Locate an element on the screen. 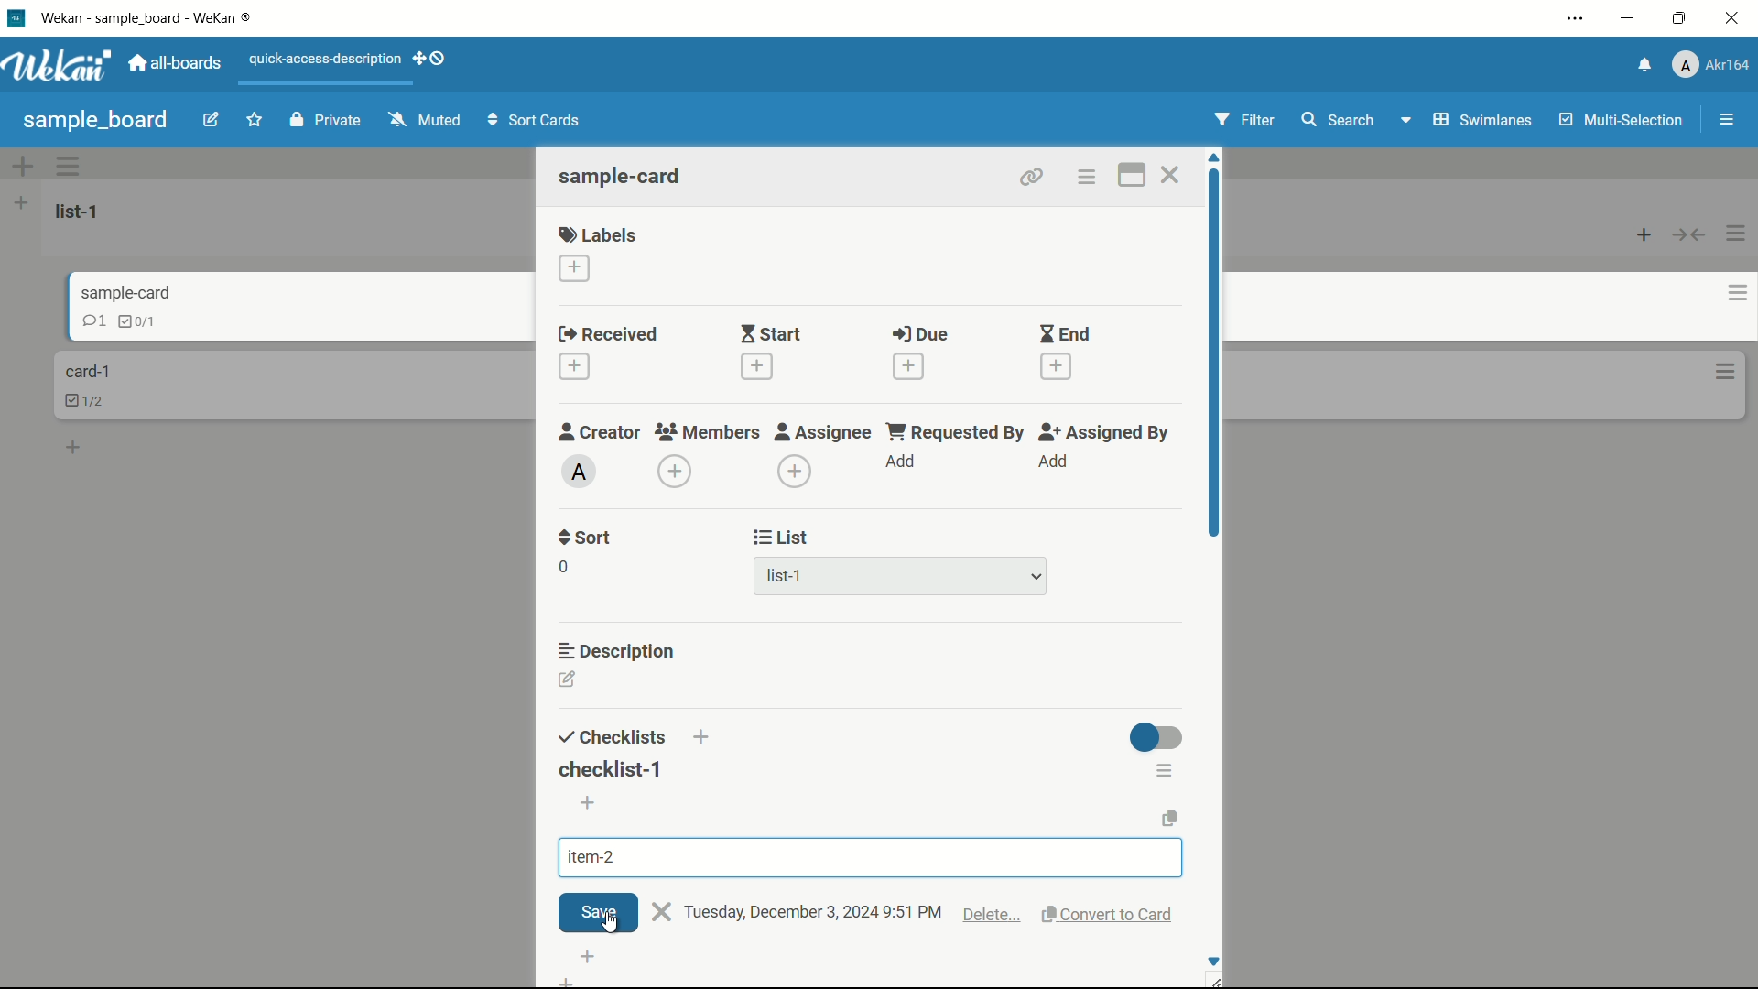 The width and height of the screenshot is (1758, 989). add is located at coordinates (902, 461).